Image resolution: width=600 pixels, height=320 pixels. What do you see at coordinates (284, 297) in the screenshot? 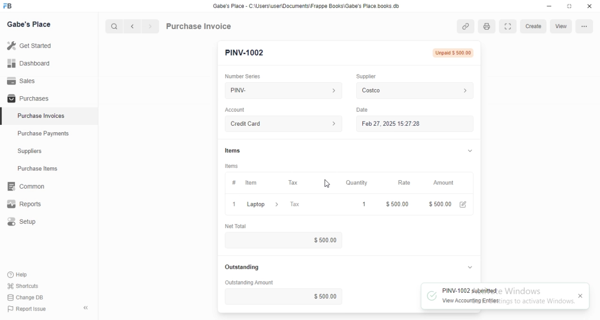
I see `$ 500.00` at bounding box center [284, 297].